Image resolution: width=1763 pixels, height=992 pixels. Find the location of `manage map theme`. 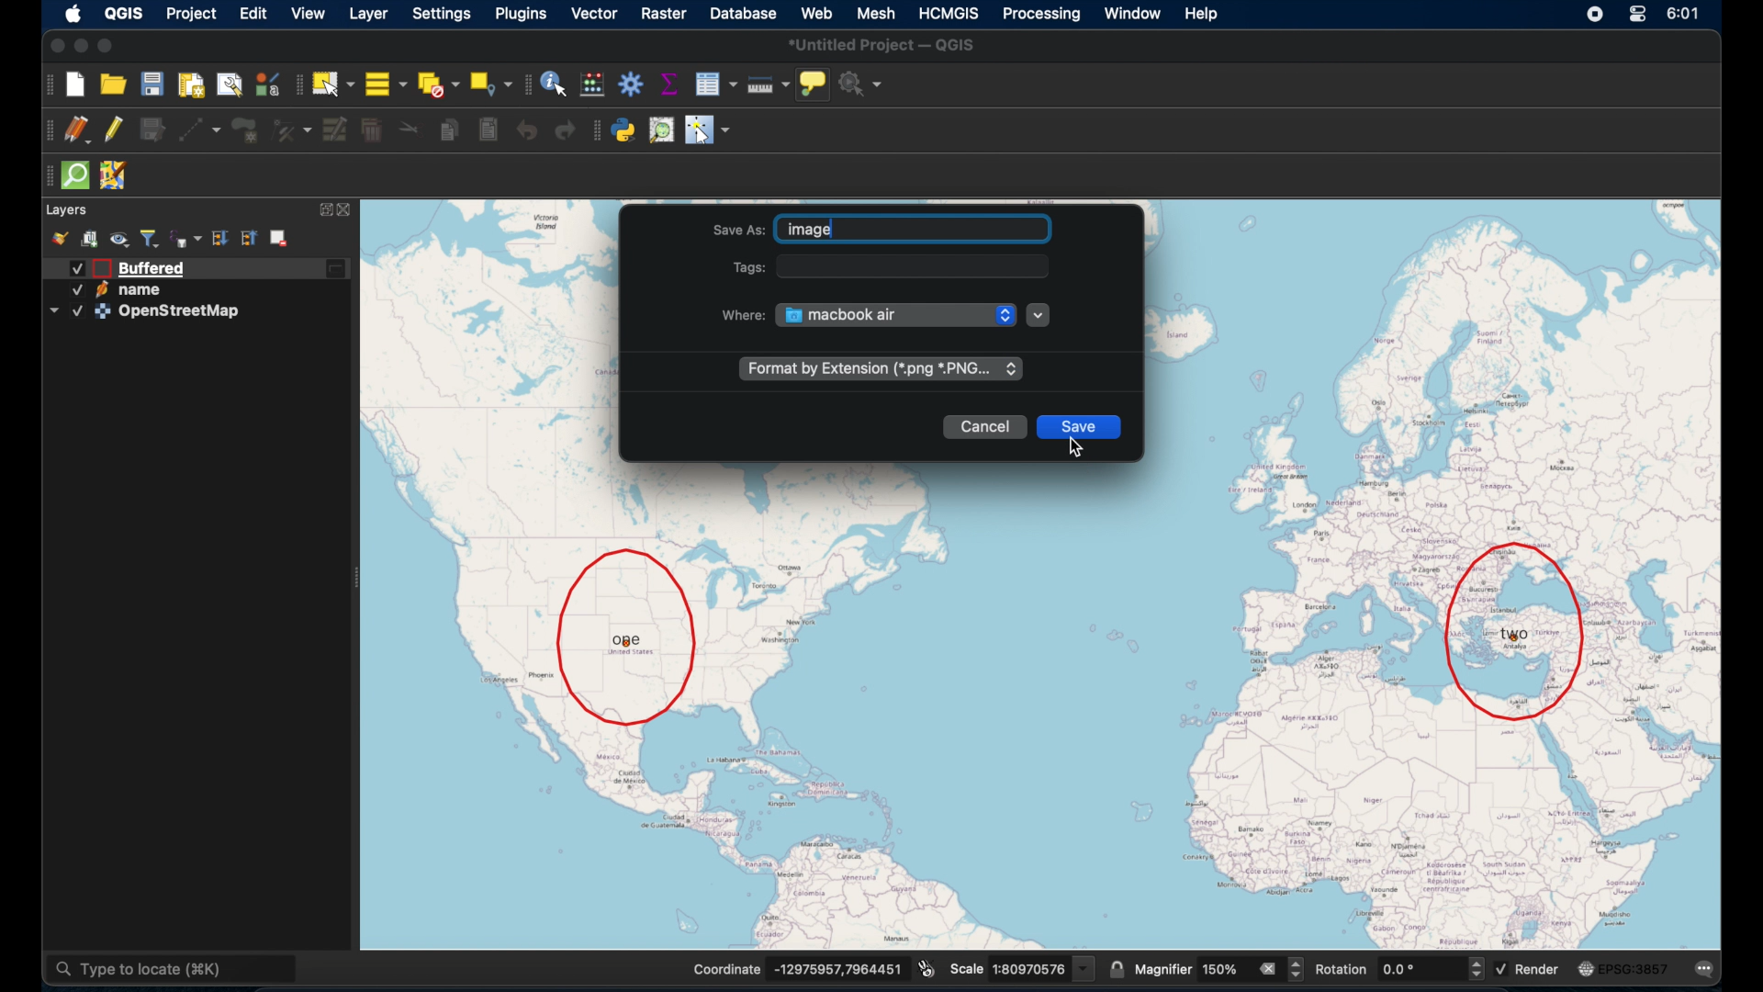

manage map theme is located at coordinates (120, 240).